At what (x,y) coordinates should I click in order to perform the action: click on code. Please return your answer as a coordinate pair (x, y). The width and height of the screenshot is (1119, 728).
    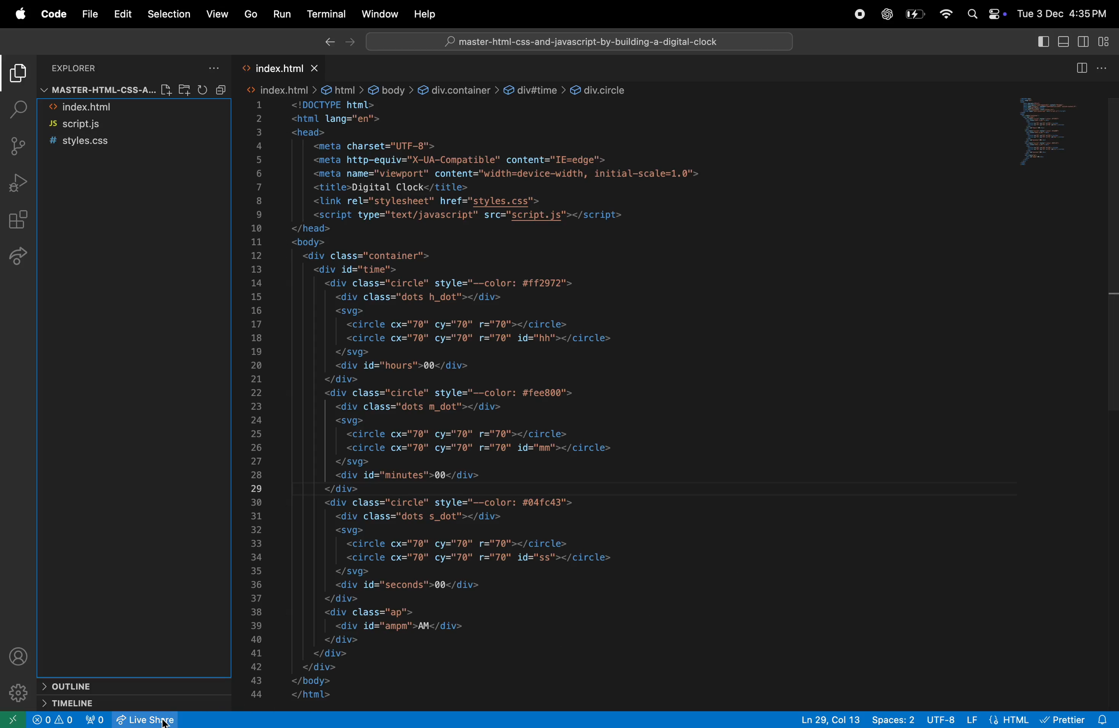
    Looking at the image, I should click on (51, 13).